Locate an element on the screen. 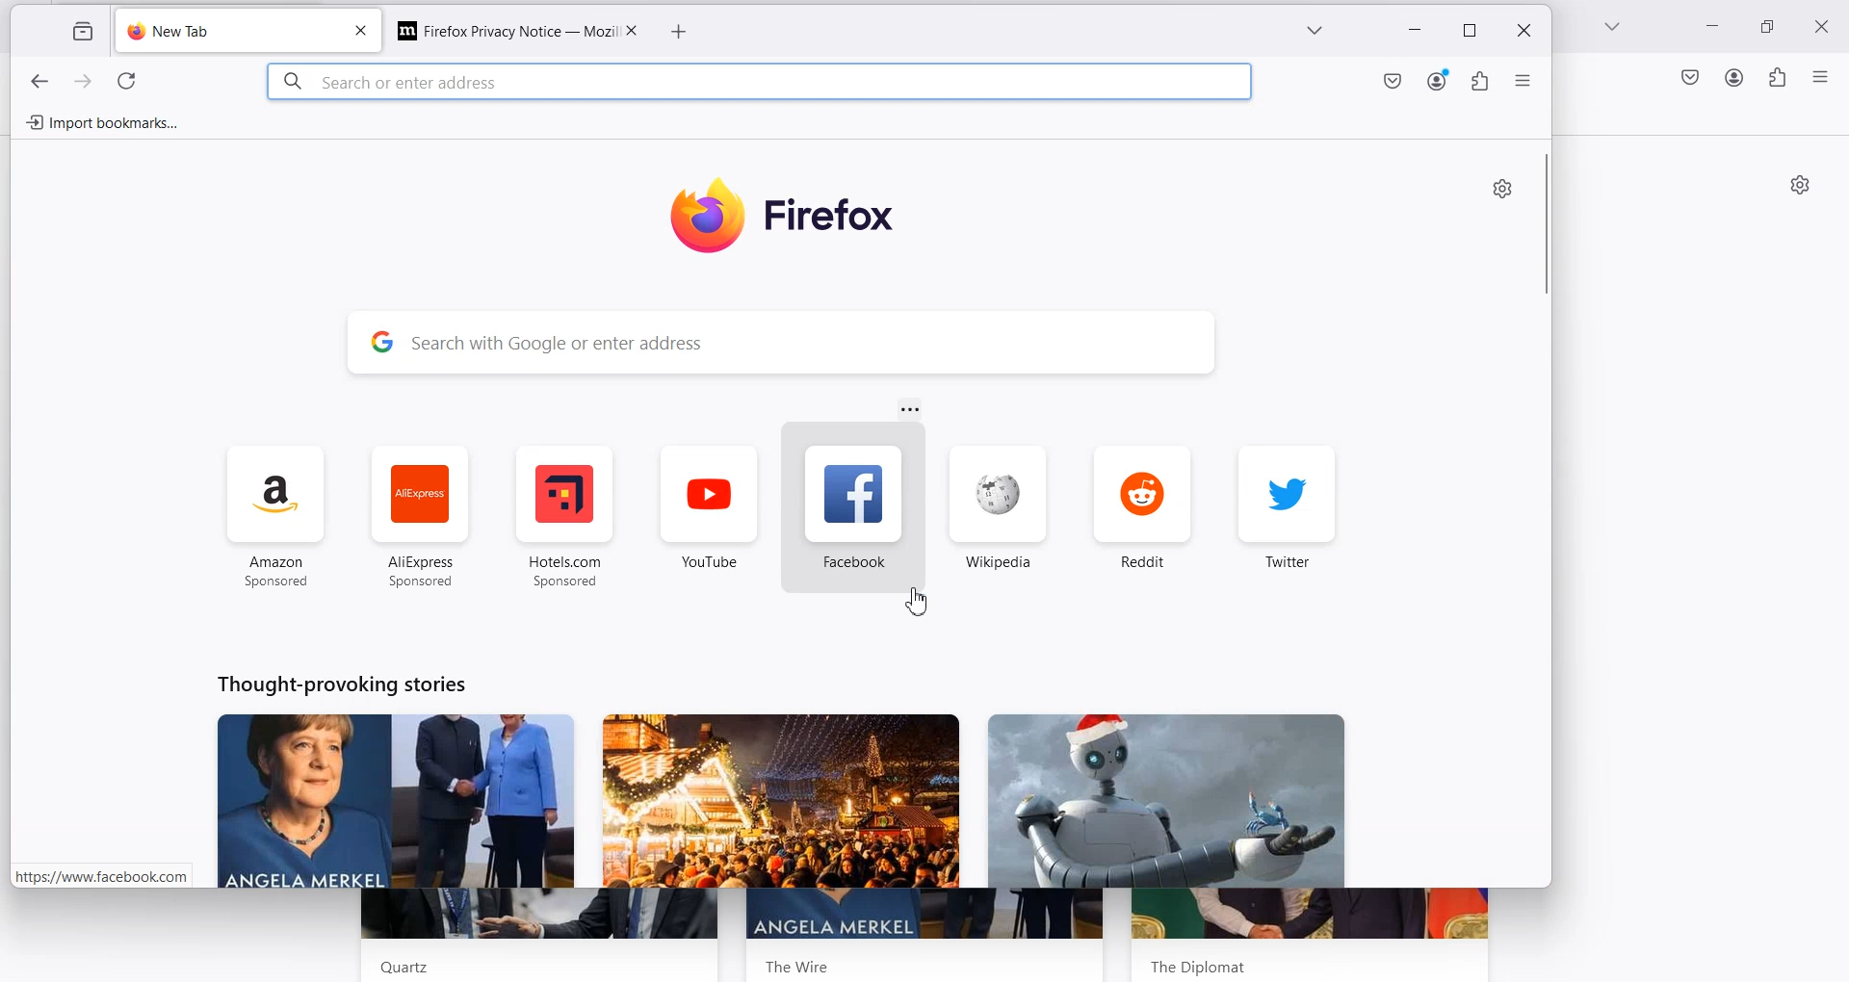 The width and height of the screenshot is (1849, 982). wikipedia is located at coordinates (998, 510).